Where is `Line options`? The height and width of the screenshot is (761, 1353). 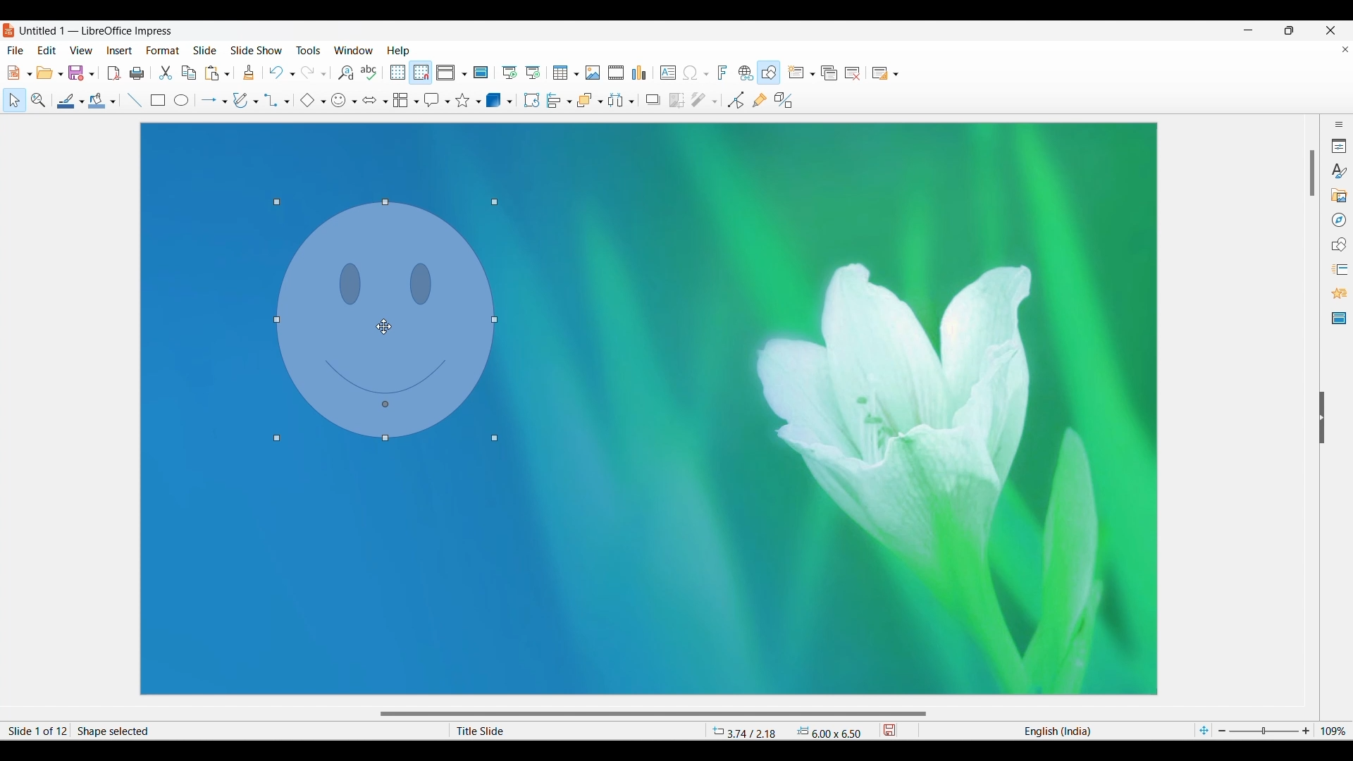 Line options is located at coordinates (82, 102).